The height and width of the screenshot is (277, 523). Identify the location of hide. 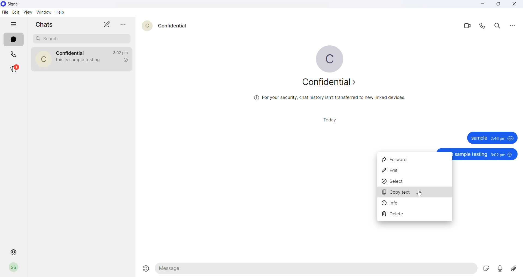
(14, 24).